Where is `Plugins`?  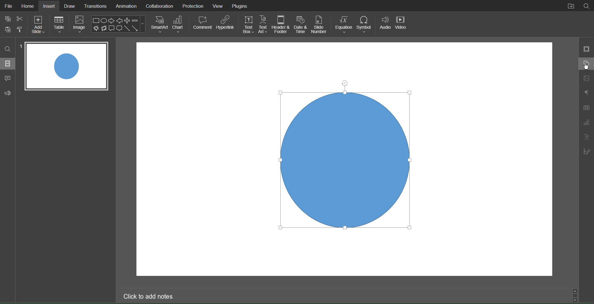 Plugins is located at coordinates (239, 6).